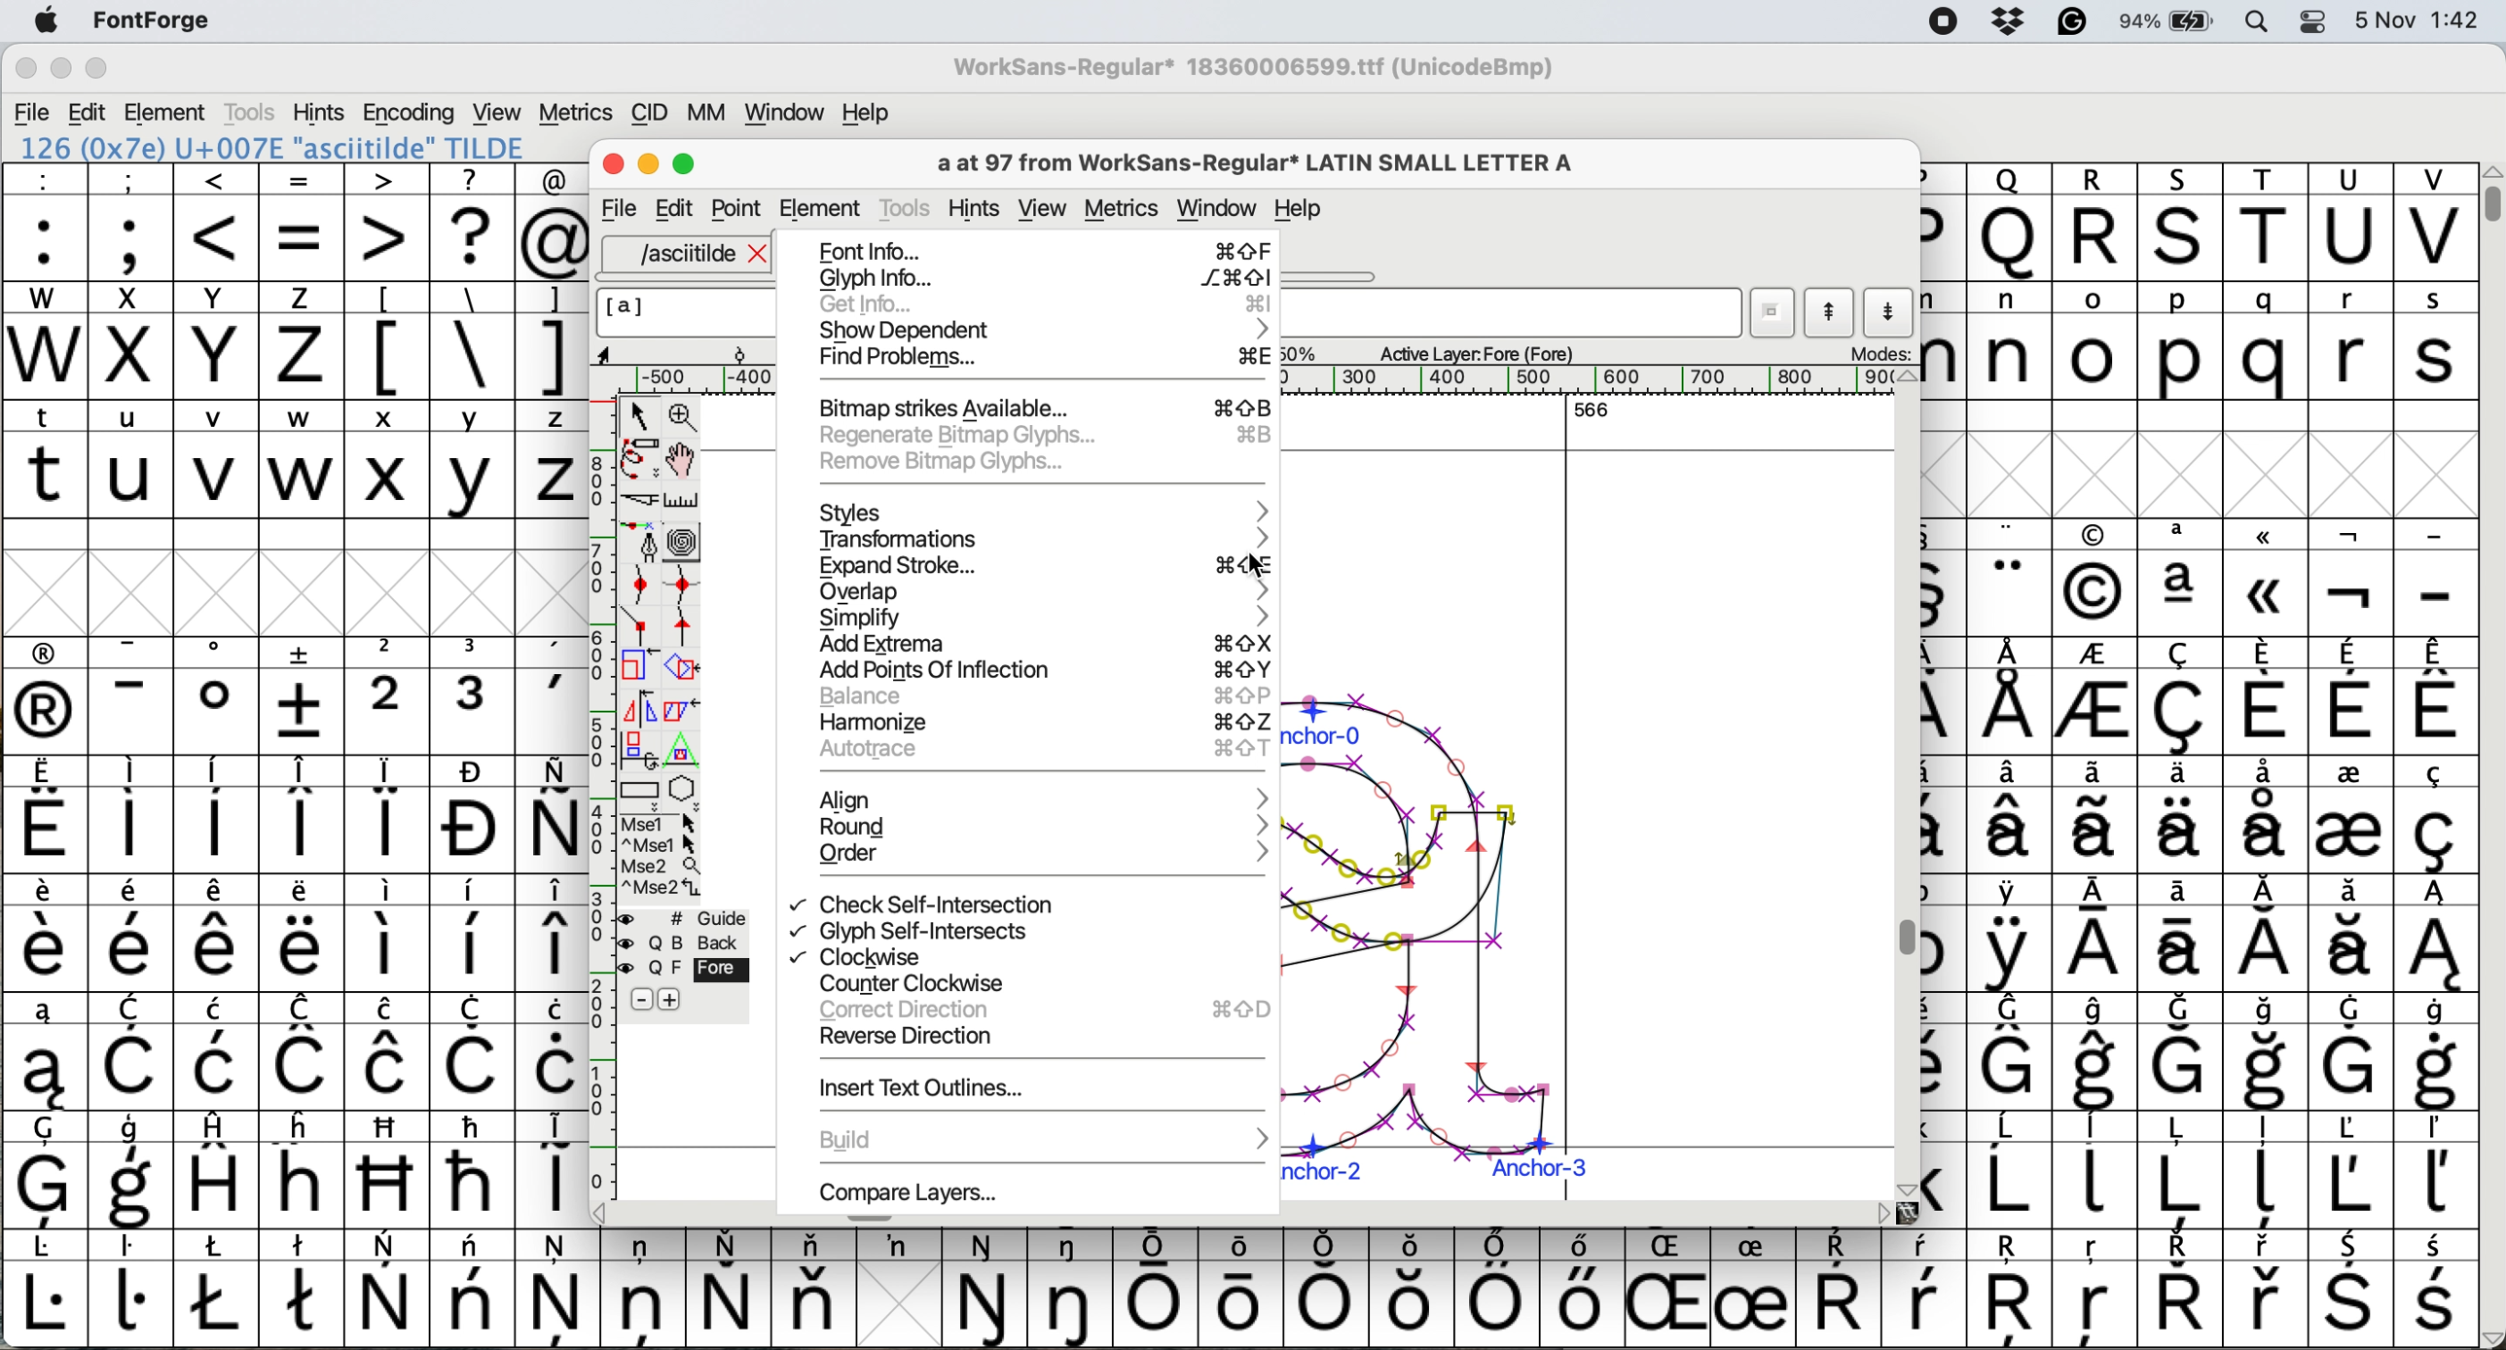 Image resolution: width=2506 pixels, height=1350 pixels. What do you see at coordinates (553, 934) in the screenshot?
I see `symbol` at bounding box center [553, 934].